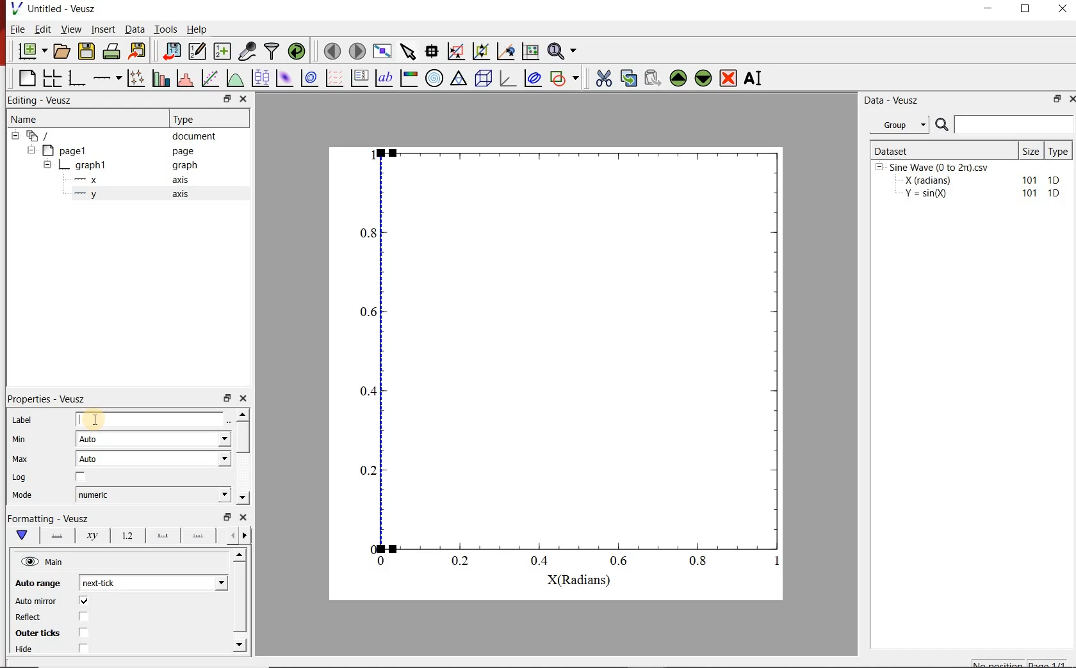 This screenshot has height=668, width=1076. What do you see at coordinates (48, 517) in the screenshot?
I see `Formatting - Veusz` at bounding box center [48, 517].